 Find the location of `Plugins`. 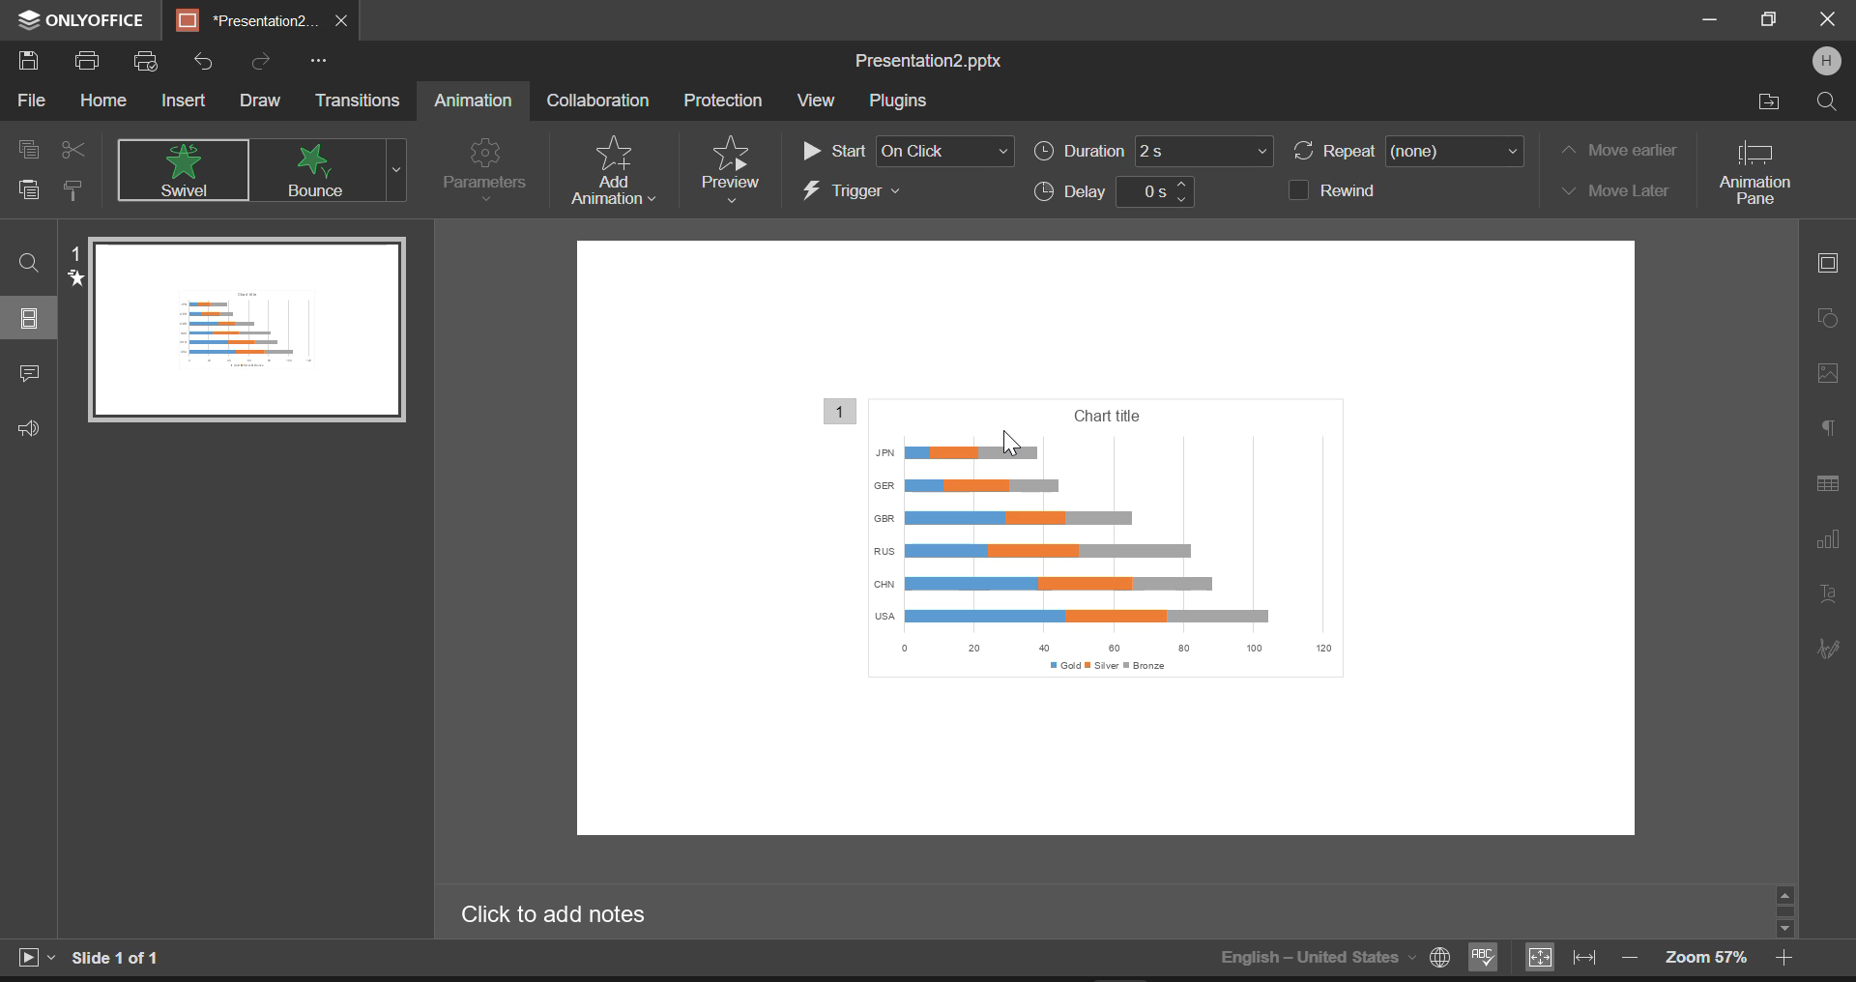

Plugins is located at coordinates (897, 102).